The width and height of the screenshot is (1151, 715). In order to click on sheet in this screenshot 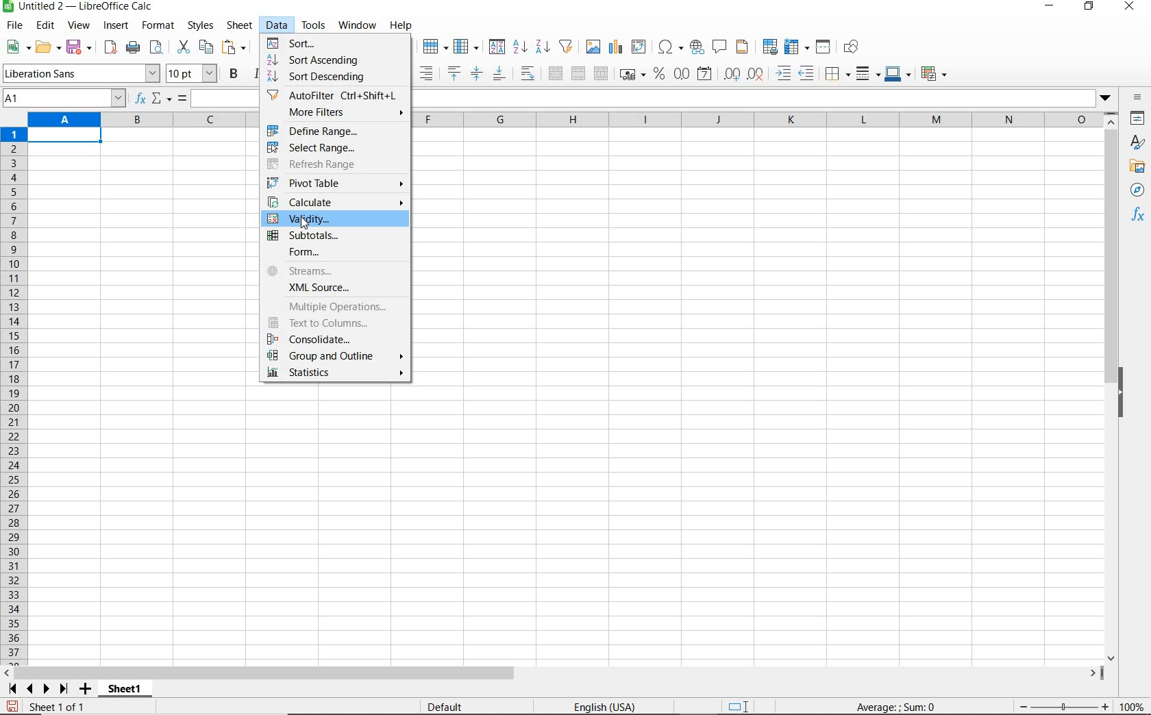, I will do `click(240, 27)`.